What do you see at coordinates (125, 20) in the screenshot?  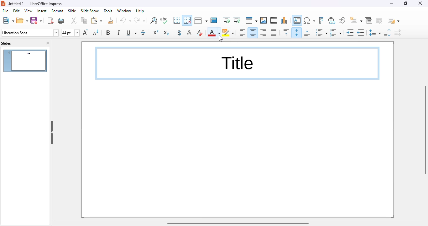 I see `undo` at bounding box center [125, 20].